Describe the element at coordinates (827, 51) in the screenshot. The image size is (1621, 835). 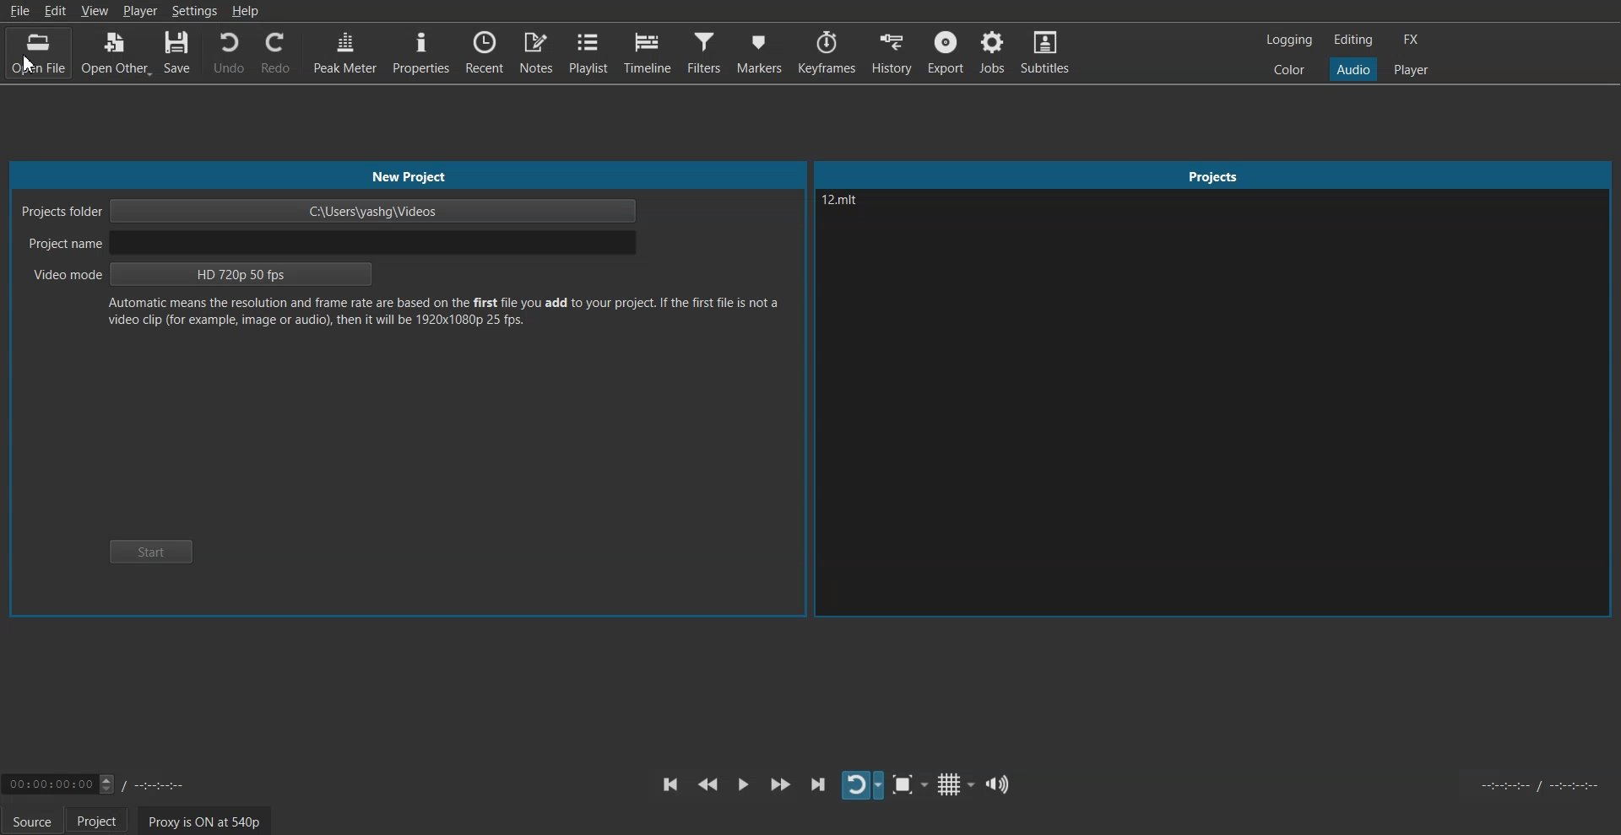
I see `Keyframes` at that location.